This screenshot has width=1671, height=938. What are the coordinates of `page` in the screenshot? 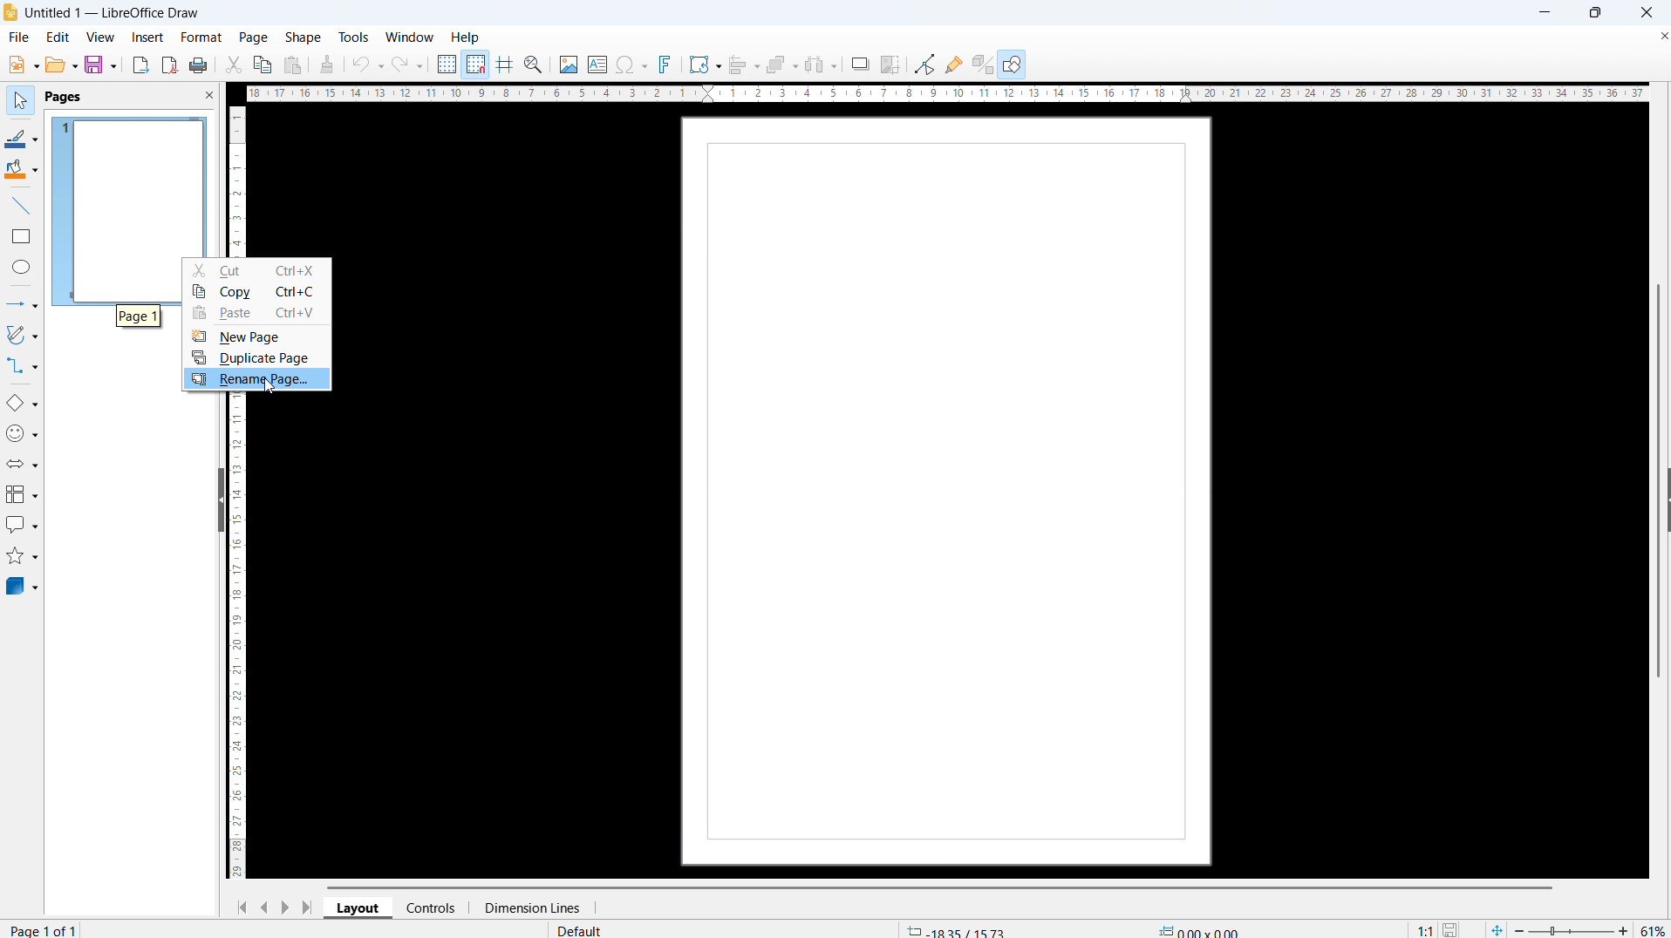 It's located at (946, 491).